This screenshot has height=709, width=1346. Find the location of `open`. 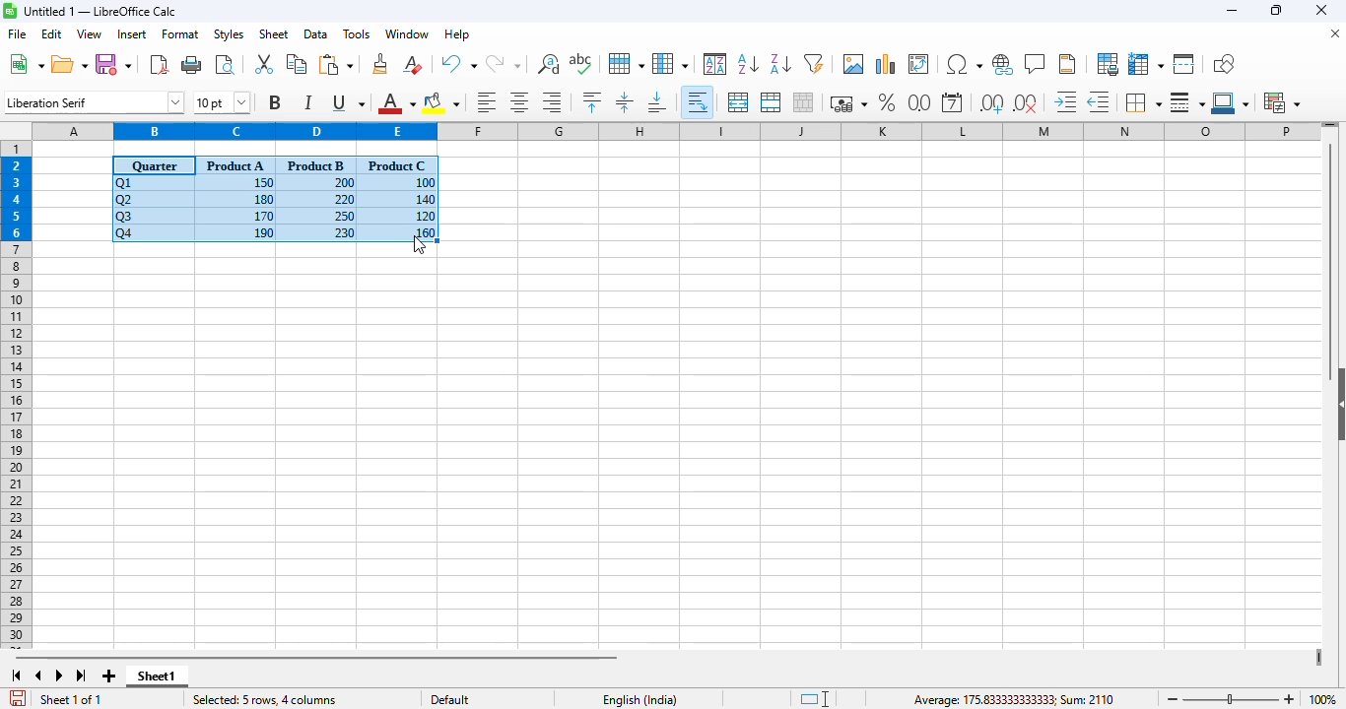

open is located at coordinates (69, 64).